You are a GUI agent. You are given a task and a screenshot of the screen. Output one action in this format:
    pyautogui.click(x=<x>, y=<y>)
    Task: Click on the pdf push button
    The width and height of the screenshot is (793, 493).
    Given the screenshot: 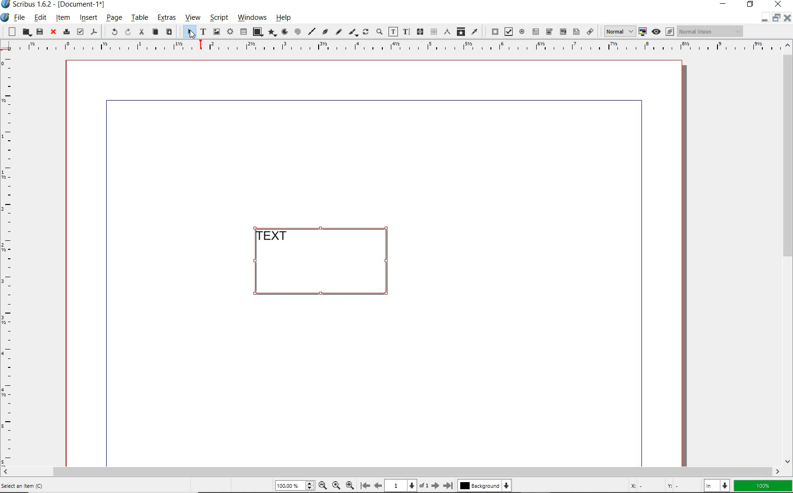 What is the action you would take?
    pyautogui.click(x=492, y=31)
    